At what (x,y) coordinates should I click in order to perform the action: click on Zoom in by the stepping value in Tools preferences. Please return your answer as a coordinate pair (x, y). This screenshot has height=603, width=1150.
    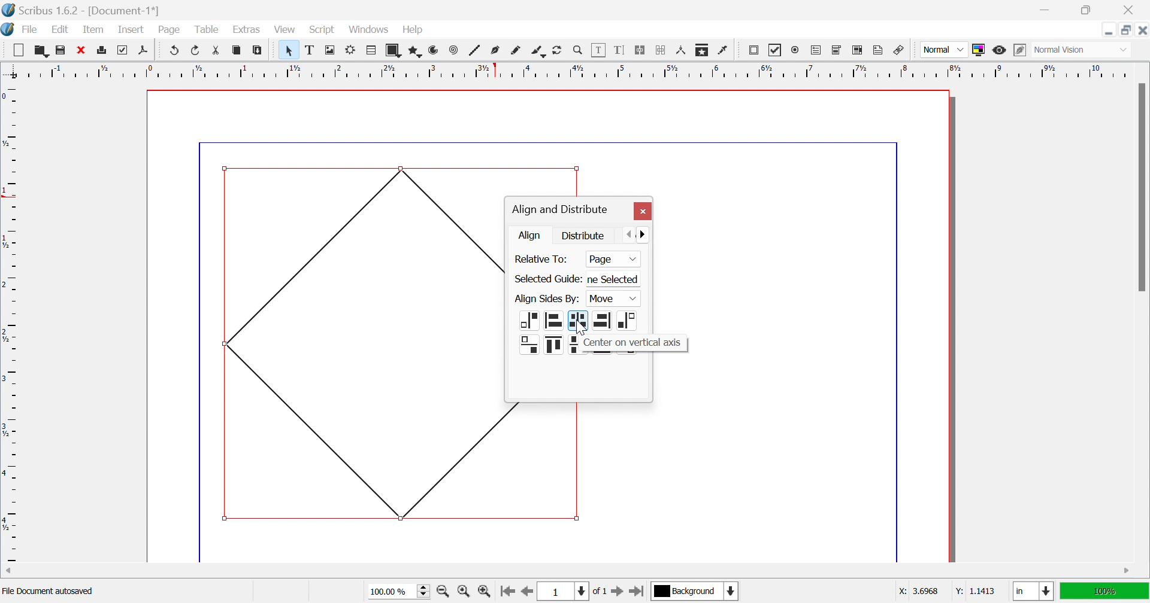
    Looking at the image, I should click on (484, 594).